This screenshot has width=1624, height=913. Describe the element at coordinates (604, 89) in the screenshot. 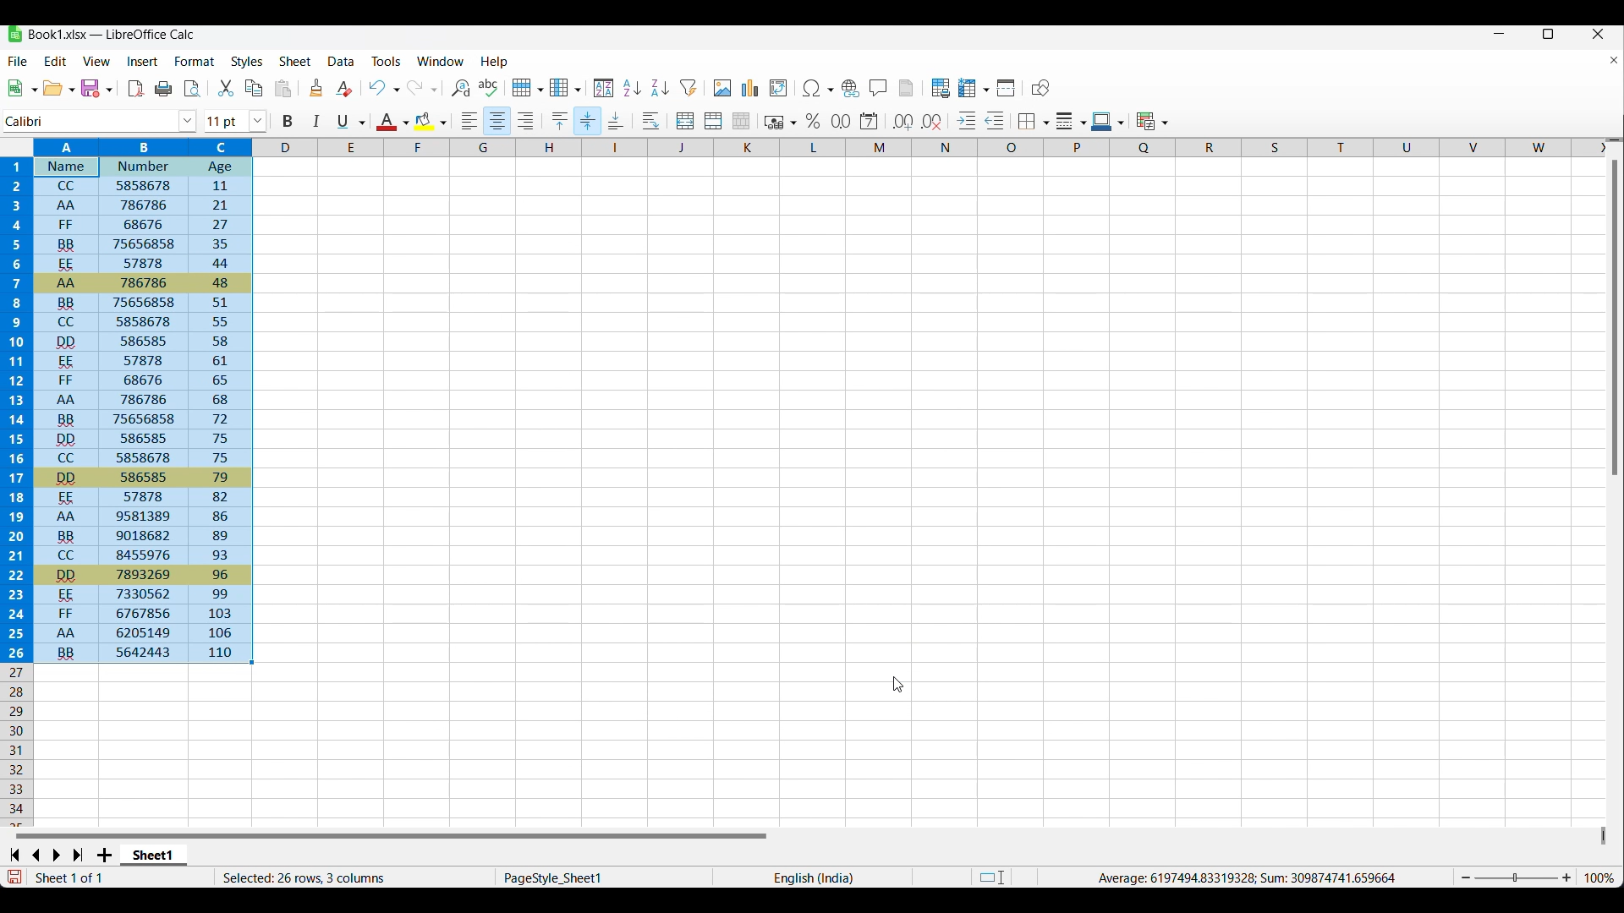

I see `Sort` at that location.